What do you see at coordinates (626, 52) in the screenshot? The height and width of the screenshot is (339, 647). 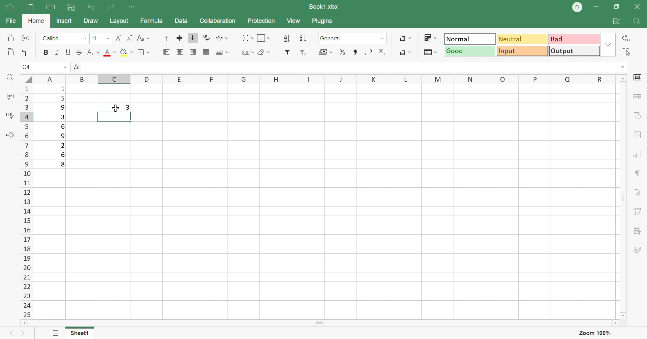 I see `Select all` at bounding box center [626, 52].